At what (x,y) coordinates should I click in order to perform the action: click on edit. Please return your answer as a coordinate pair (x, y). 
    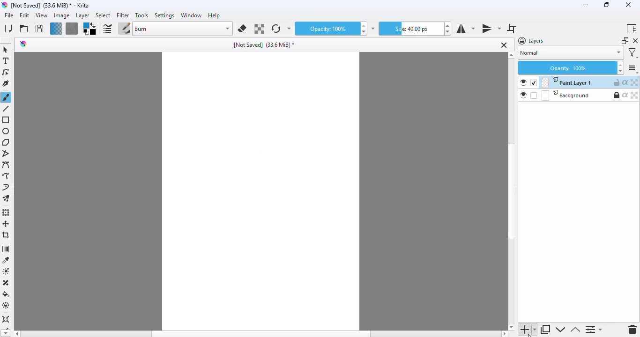
    Looking at the image, I should click on (25, 16).